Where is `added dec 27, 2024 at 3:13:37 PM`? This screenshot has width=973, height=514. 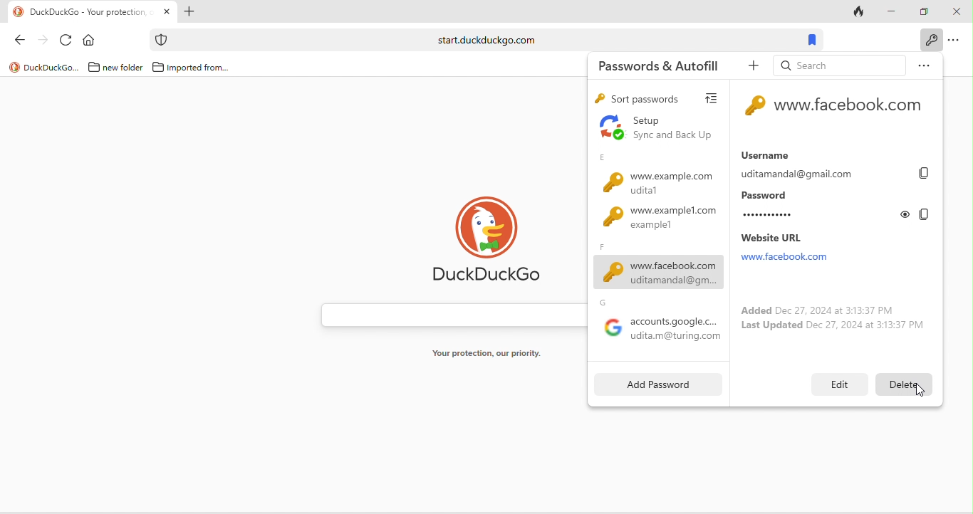
added dec 27, 2024 at 3:13:37 PM is located at coordinates (813, 309).